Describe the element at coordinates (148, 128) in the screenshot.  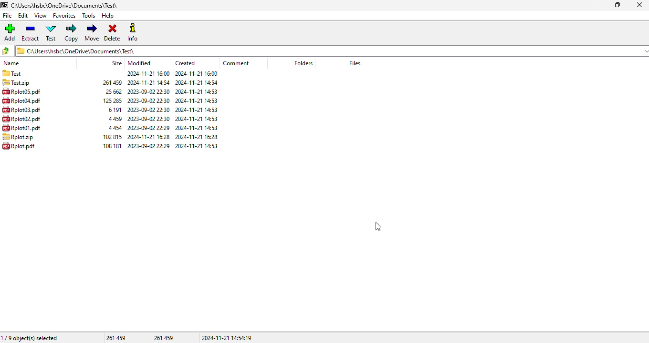
I see `modified date & time` at that location.